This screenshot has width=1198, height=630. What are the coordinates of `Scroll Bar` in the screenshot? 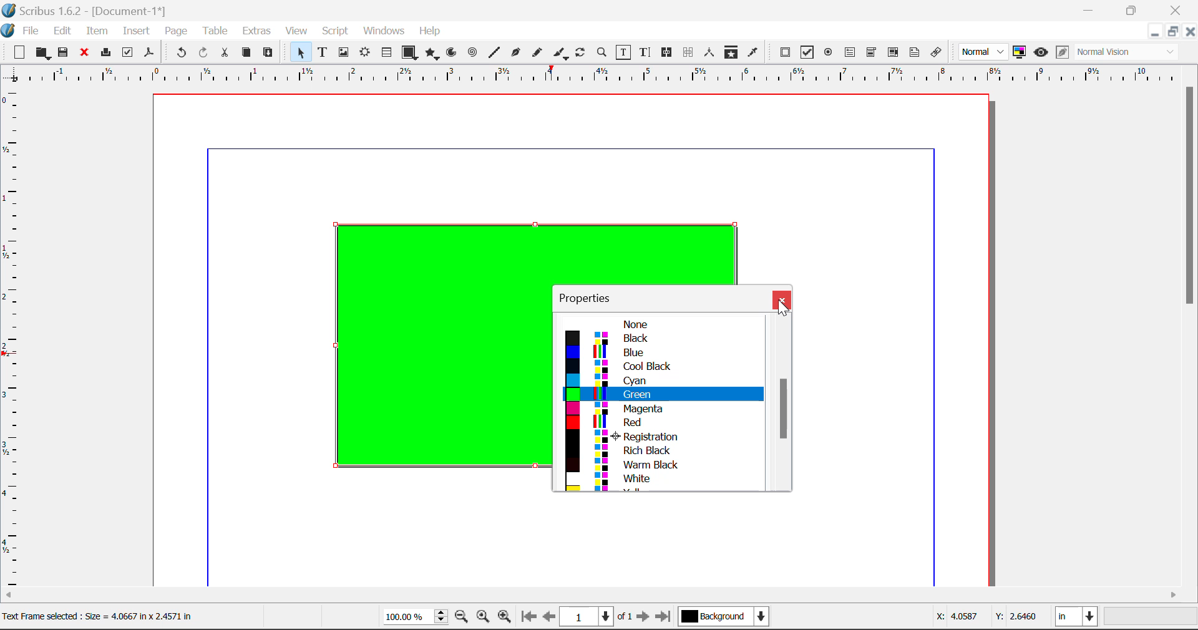 It's located at (780, 403).